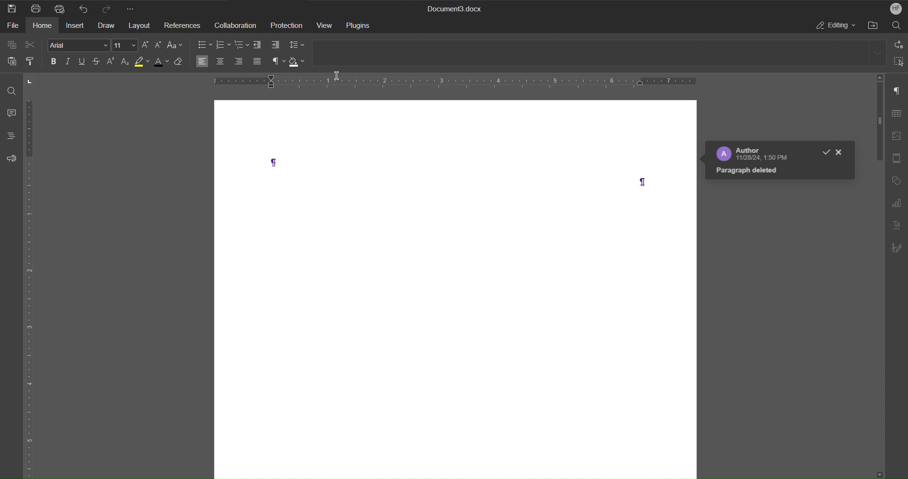 This screenshot has width=908, height=479. I want to click on Horizontal Ruler, so click(472, 80).